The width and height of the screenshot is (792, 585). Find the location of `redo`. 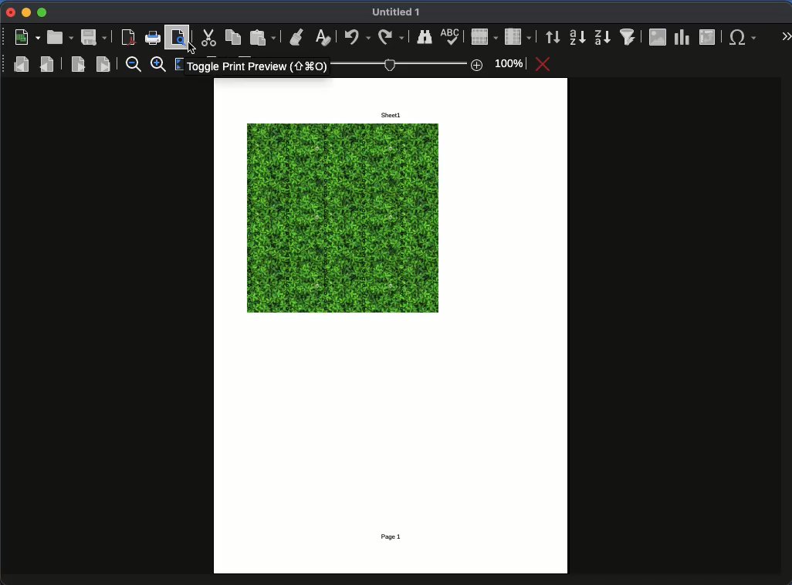

redo is located at coordinates (391, 36).